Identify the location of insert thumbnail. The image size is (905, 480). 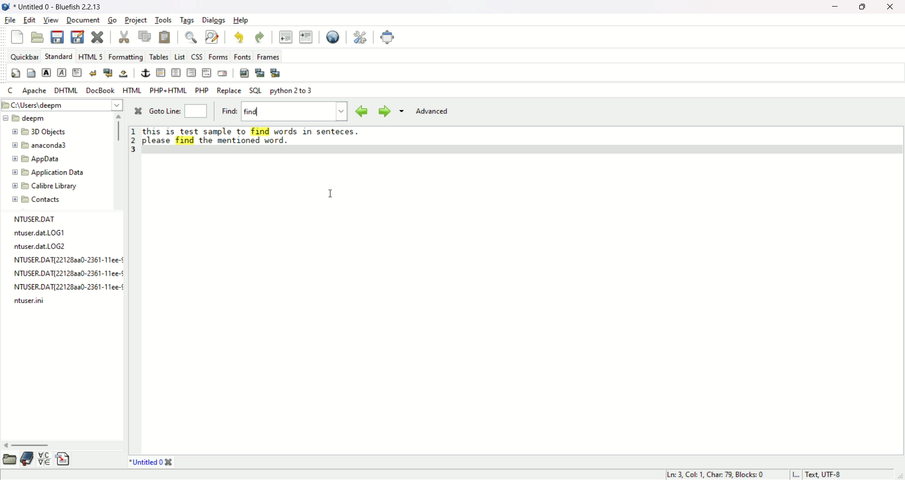
(258, 73).